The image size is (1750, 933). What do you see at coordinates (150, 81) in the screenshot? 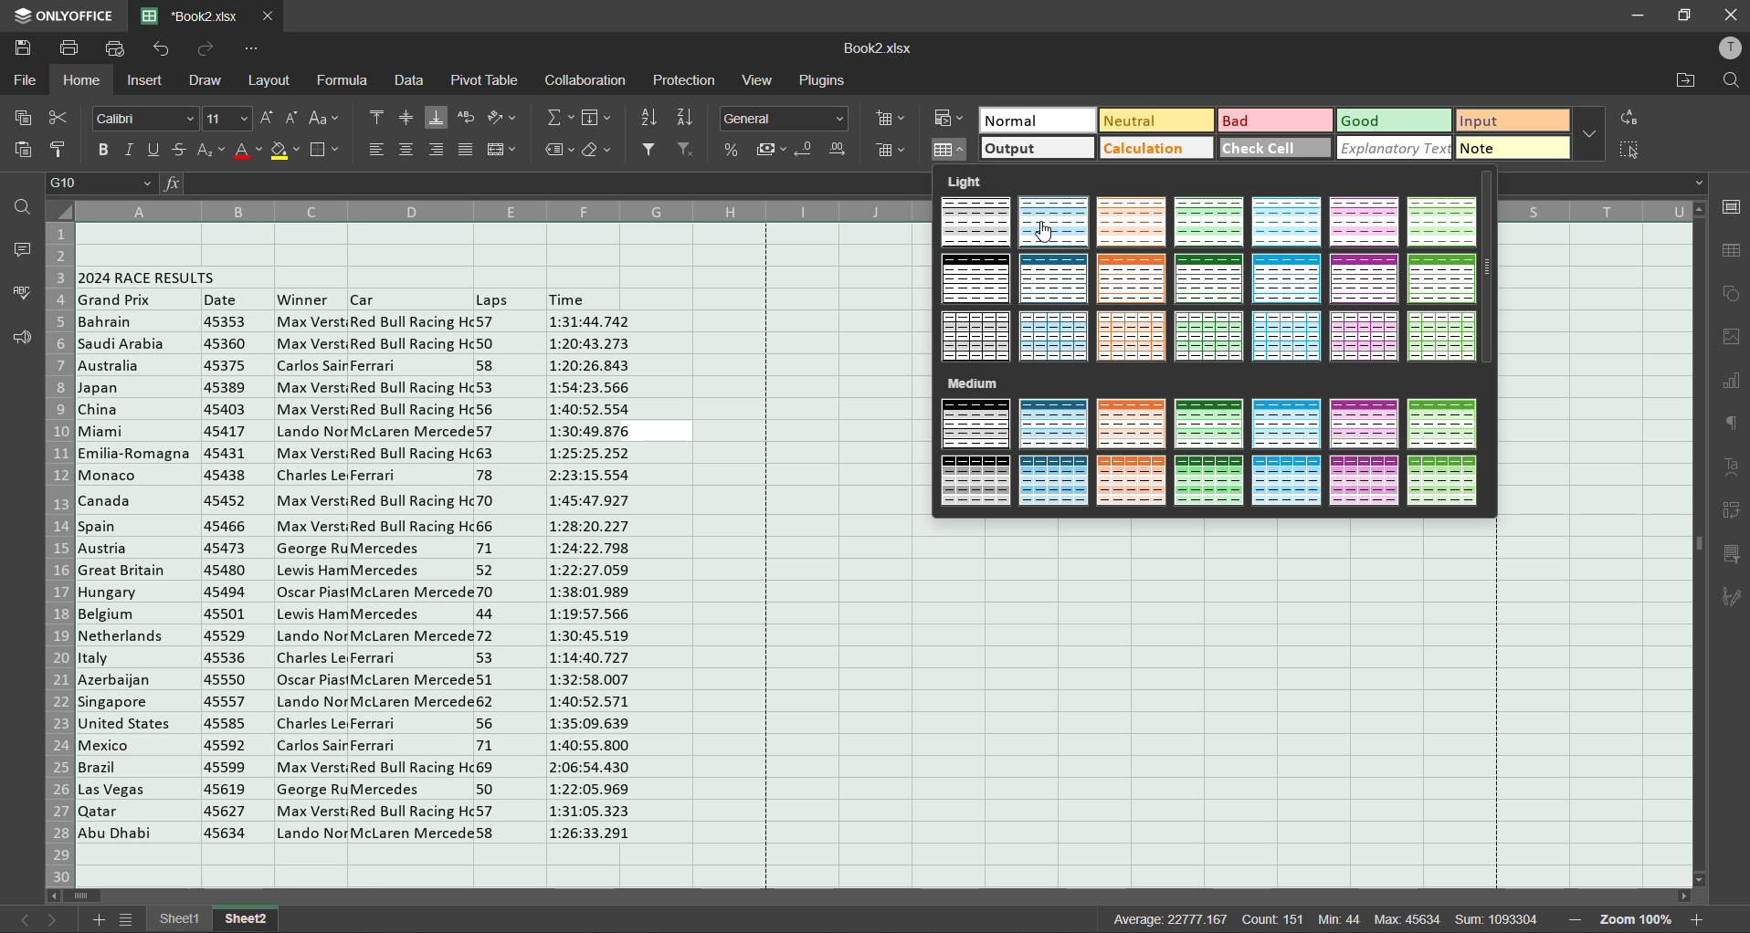
I see `insert` at bounding box center [150, 81].